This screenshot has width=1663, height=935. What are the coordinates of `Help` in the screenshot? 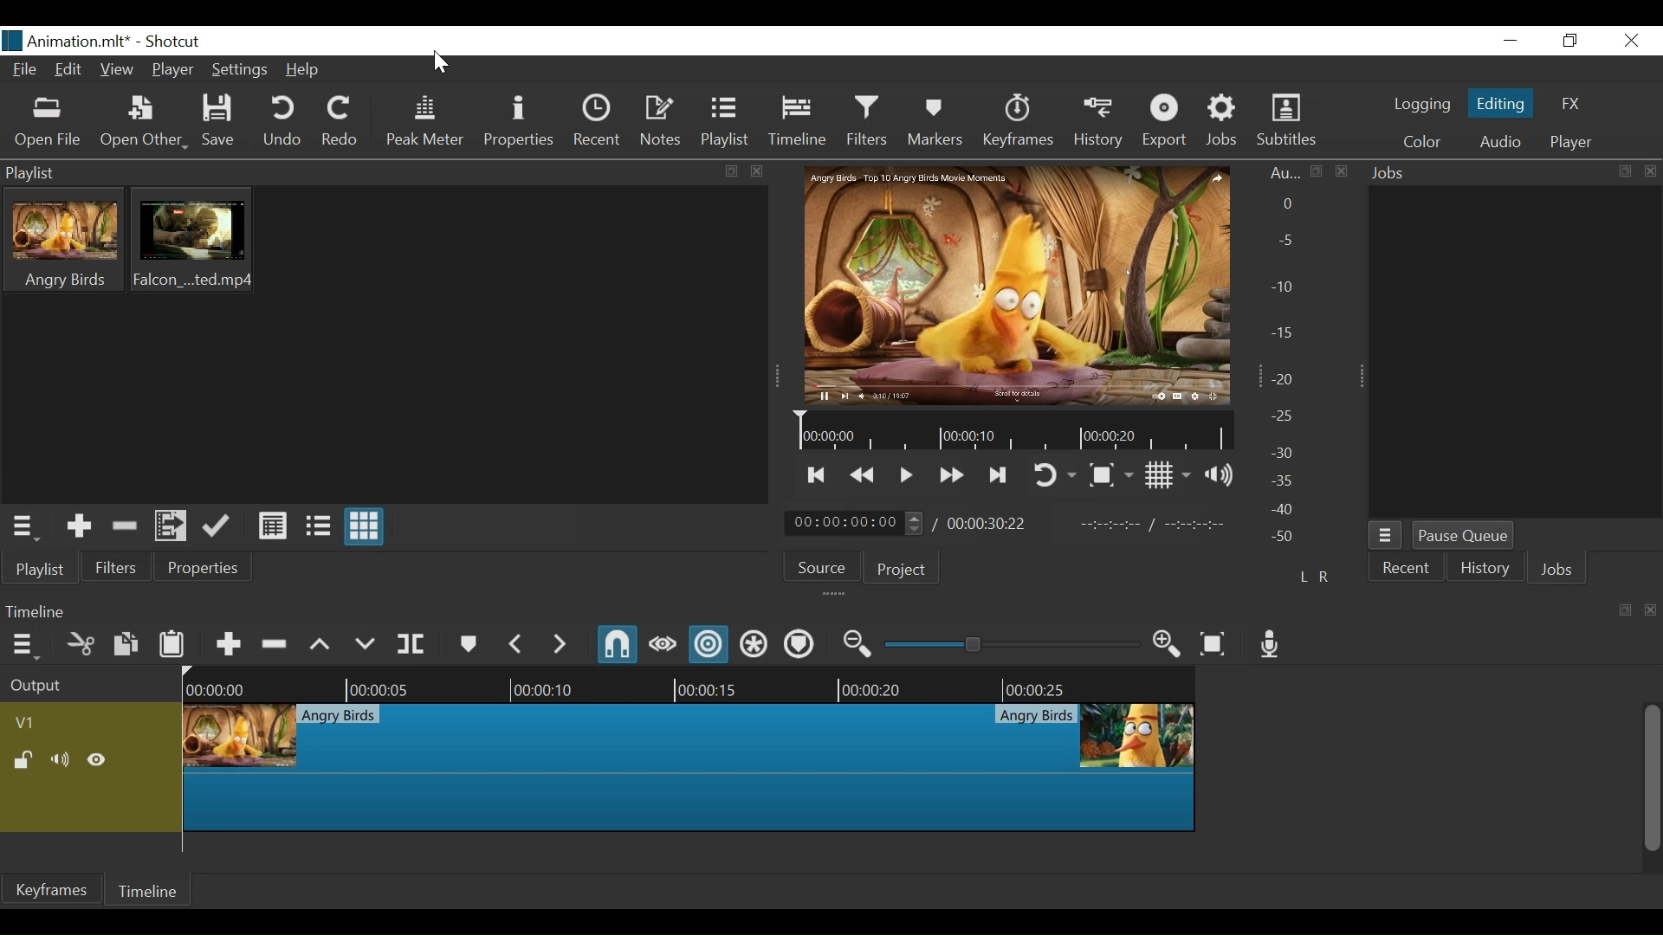 It's located at (303, 70).